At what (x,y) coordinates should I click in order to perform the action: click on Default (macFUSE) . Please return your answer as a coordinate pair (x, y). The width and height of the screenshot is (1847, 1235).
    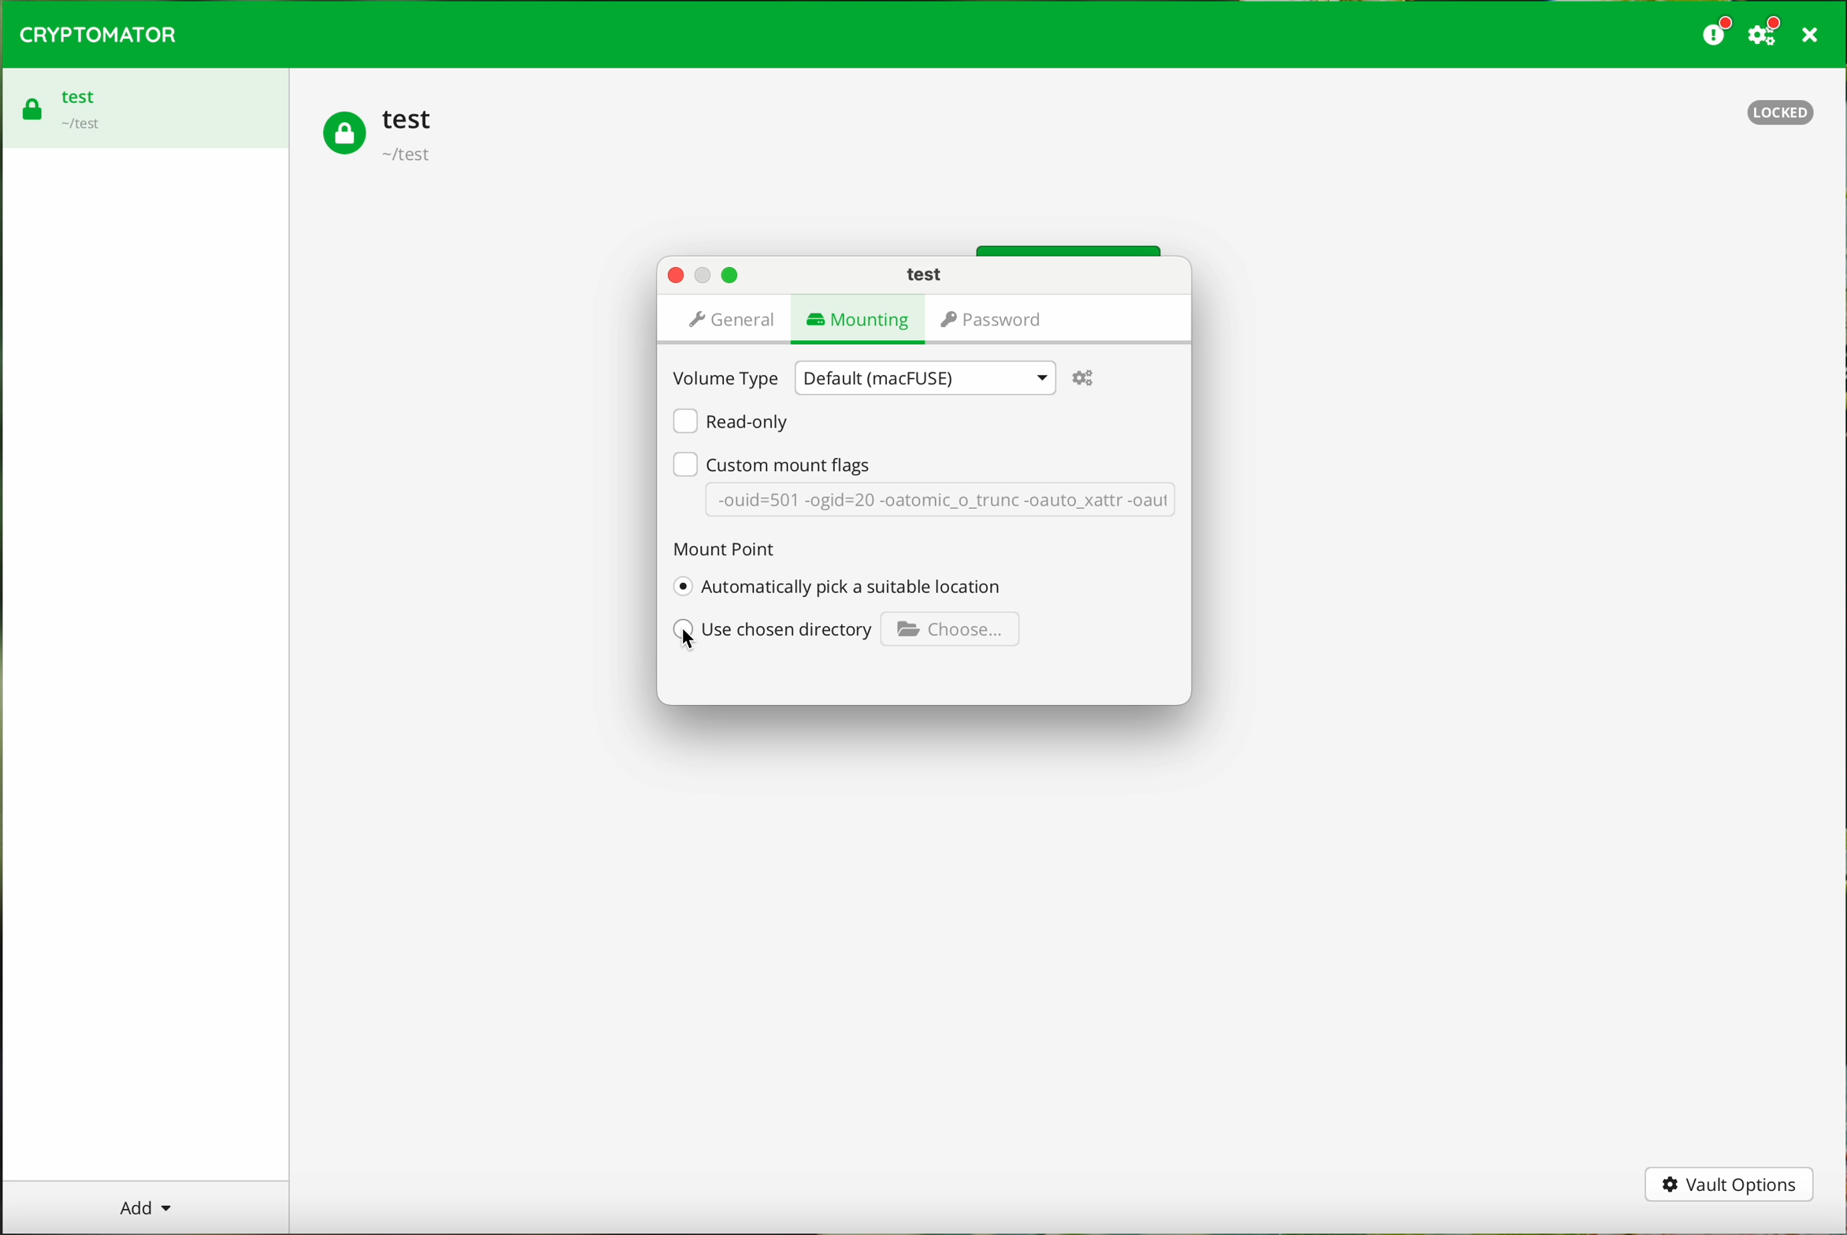
    Looking at the image, I should click on (922, 380).